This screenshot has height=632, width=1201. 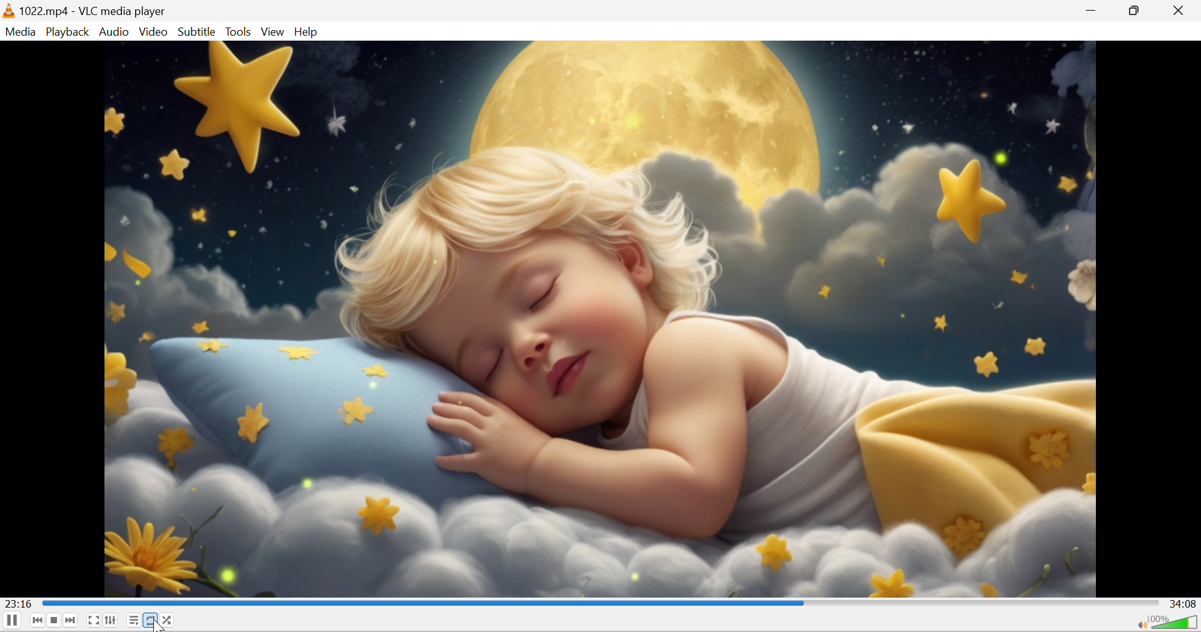 I want to click on Next media in the playlist, skip forward when held, so click(x=71, y=620).